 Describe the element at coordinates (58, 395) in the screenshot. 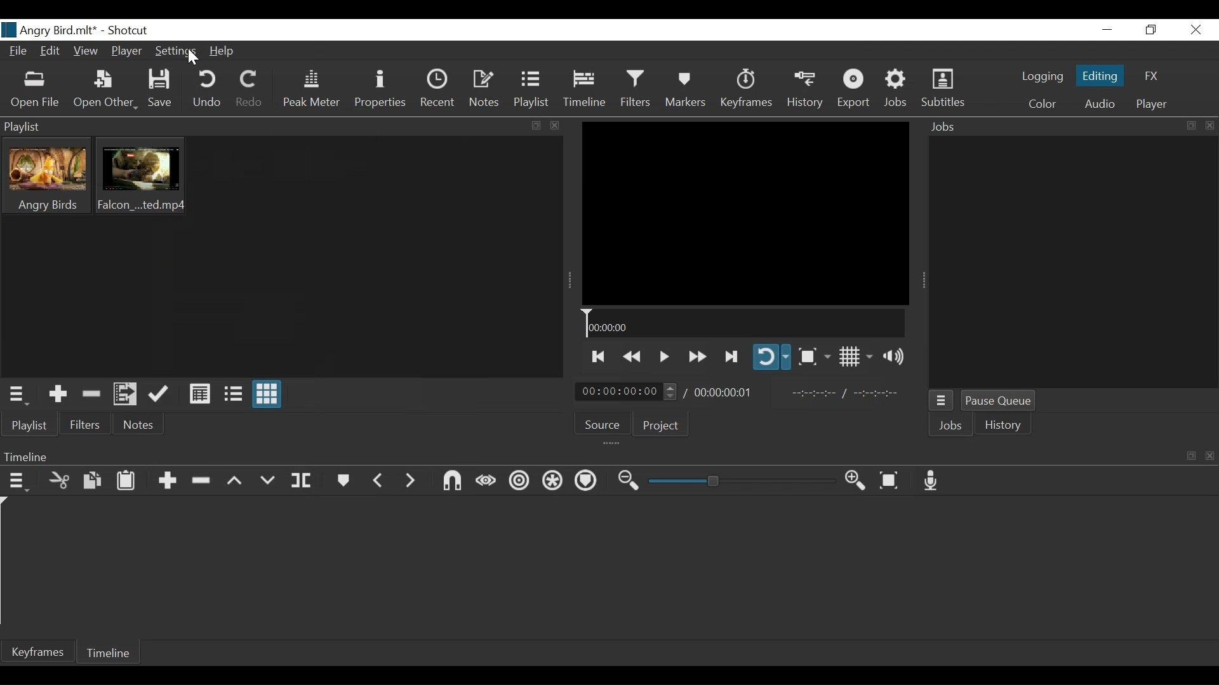

I see `Add the source to the playlist` at that location.